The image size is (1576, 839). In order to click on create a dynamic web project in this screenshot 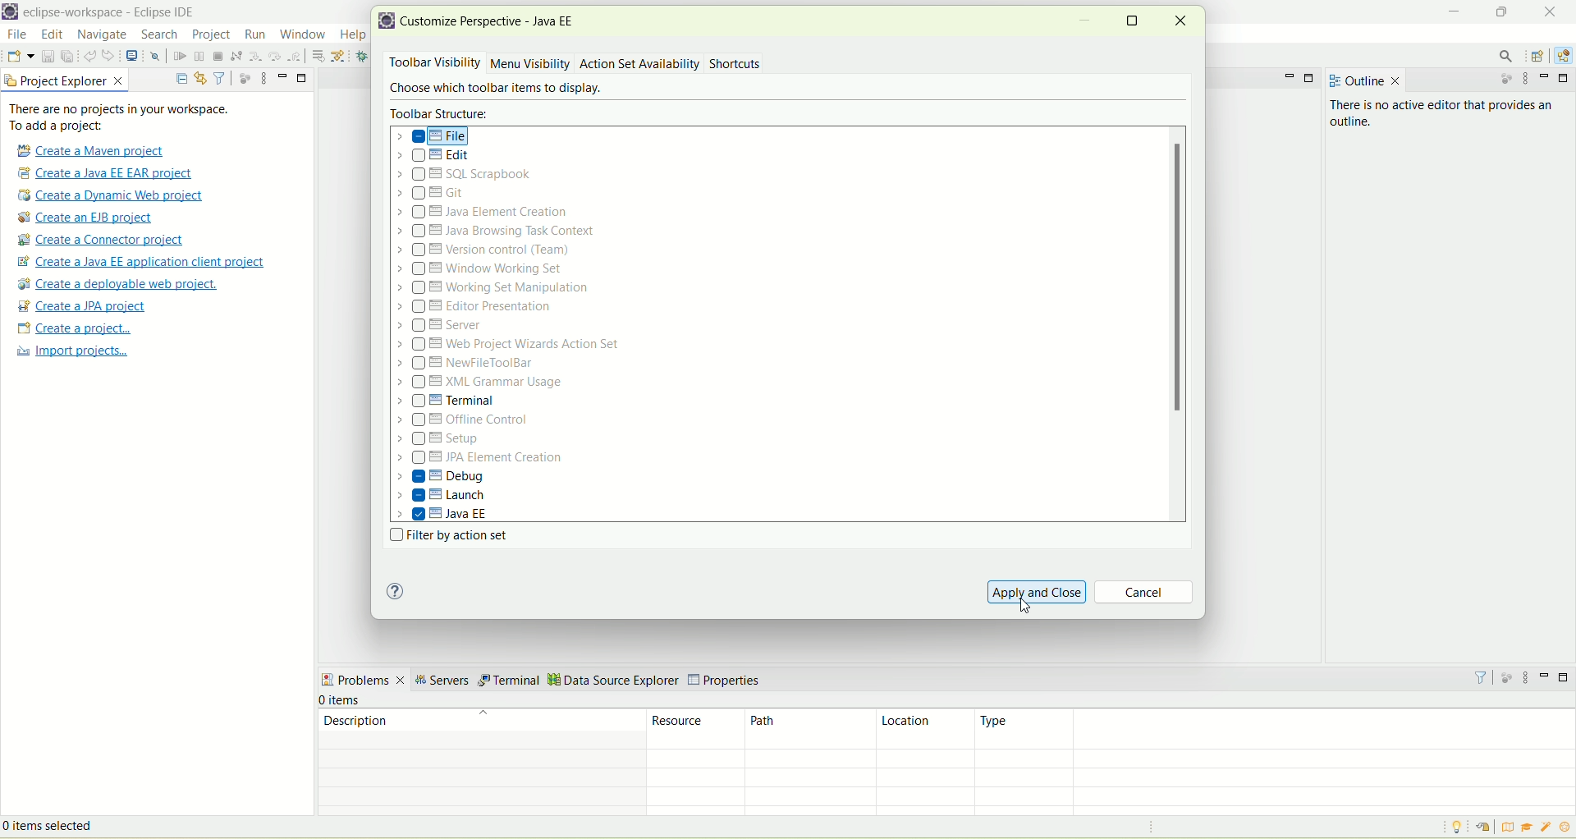, I will do `click(114, 195)`.